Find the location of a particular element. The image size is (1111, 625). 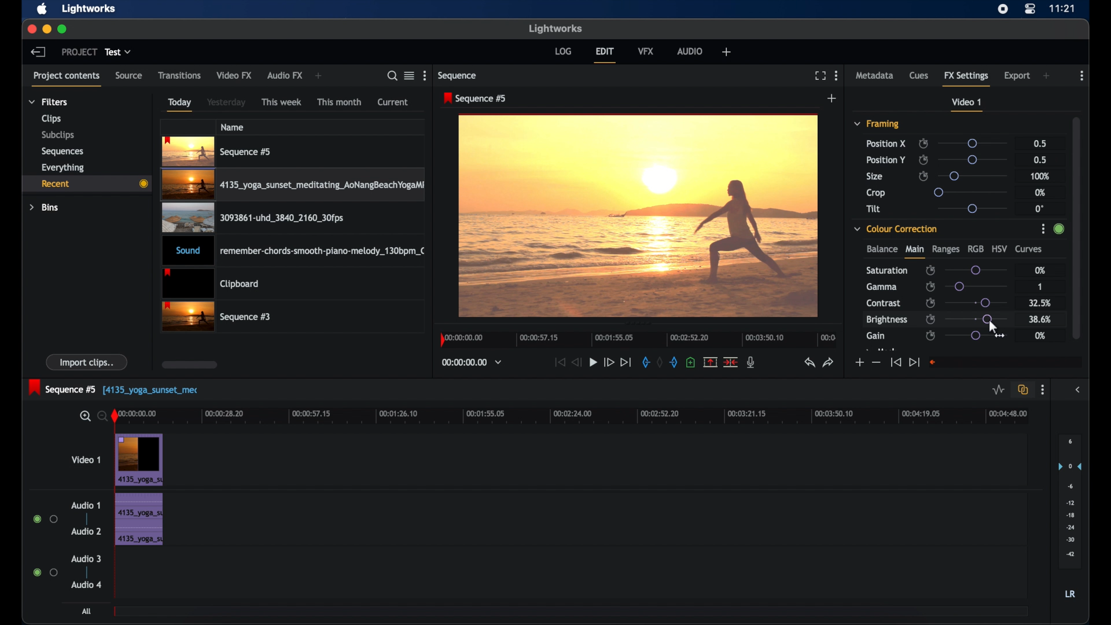

enable/disable keyframes is located at coordinates (930, 271).